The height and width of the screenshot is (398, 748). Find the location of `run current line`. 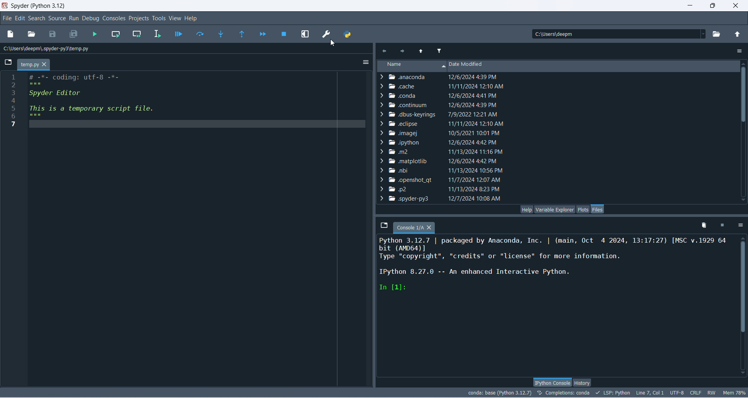

run current line is located at coordinates (200, 33).